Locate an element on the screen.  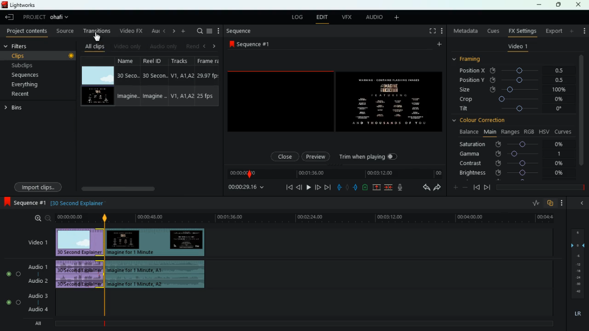
video fx is located at coordinates (130, 31).